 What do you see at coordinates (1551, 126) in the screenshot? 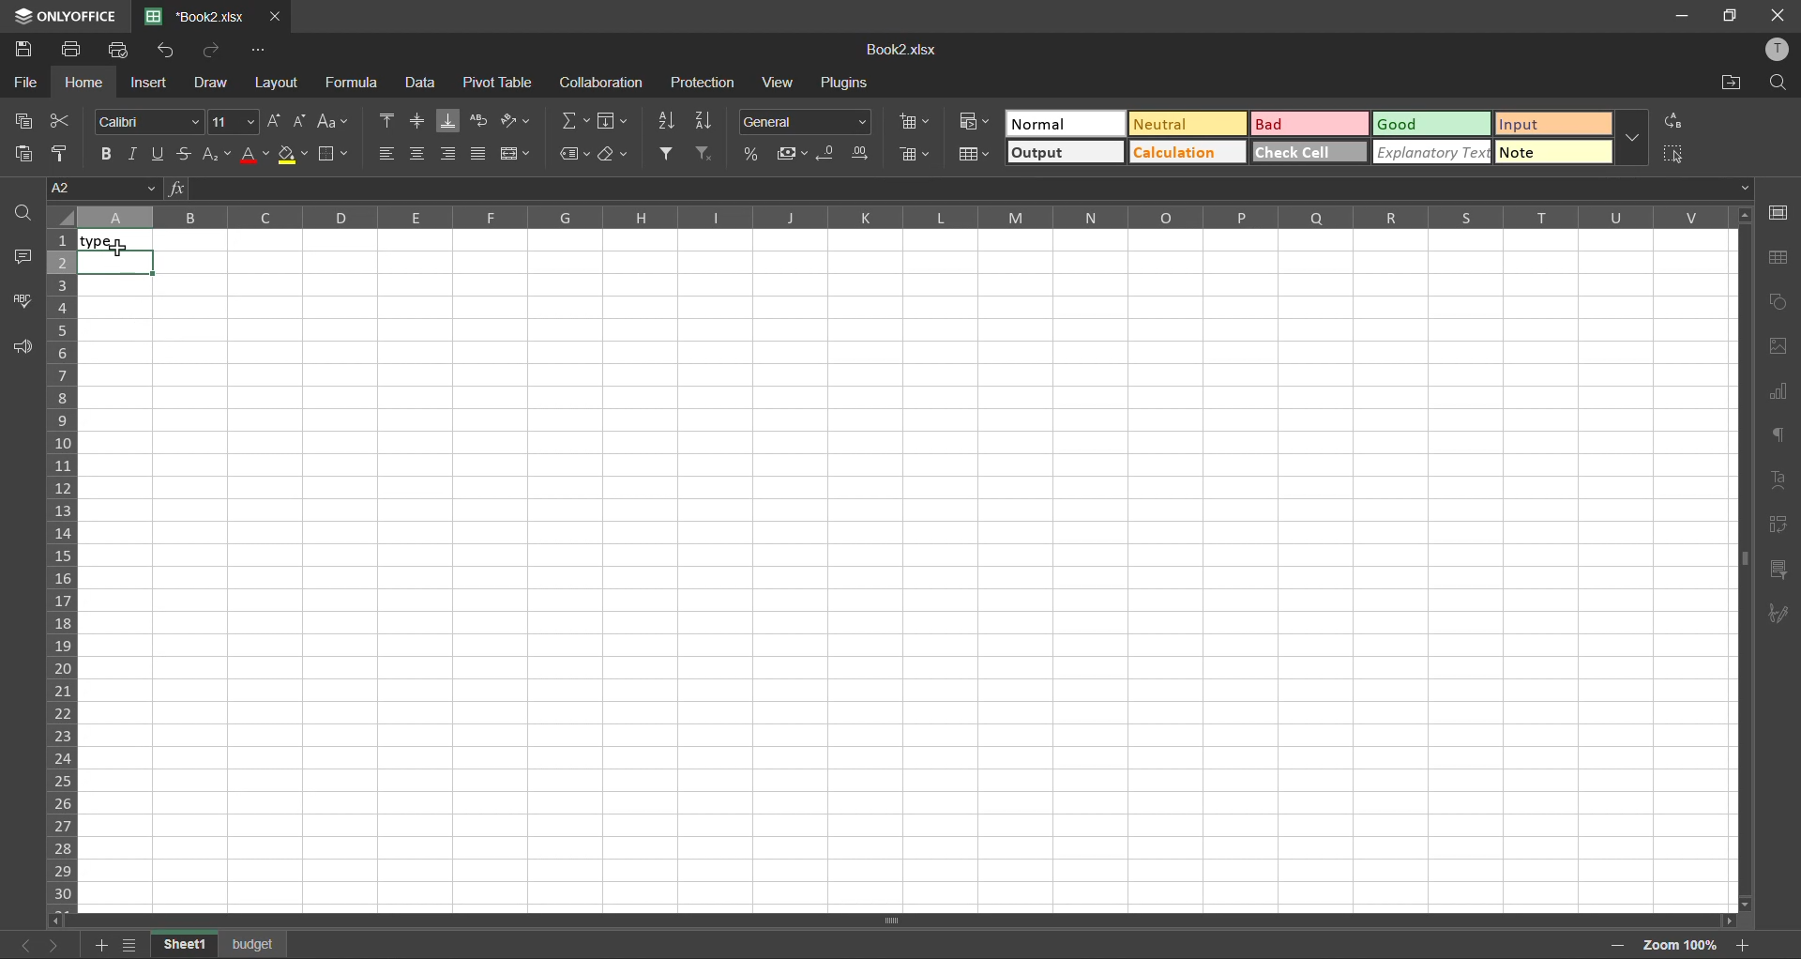
I see `input` at bounding box center [1551, 126].